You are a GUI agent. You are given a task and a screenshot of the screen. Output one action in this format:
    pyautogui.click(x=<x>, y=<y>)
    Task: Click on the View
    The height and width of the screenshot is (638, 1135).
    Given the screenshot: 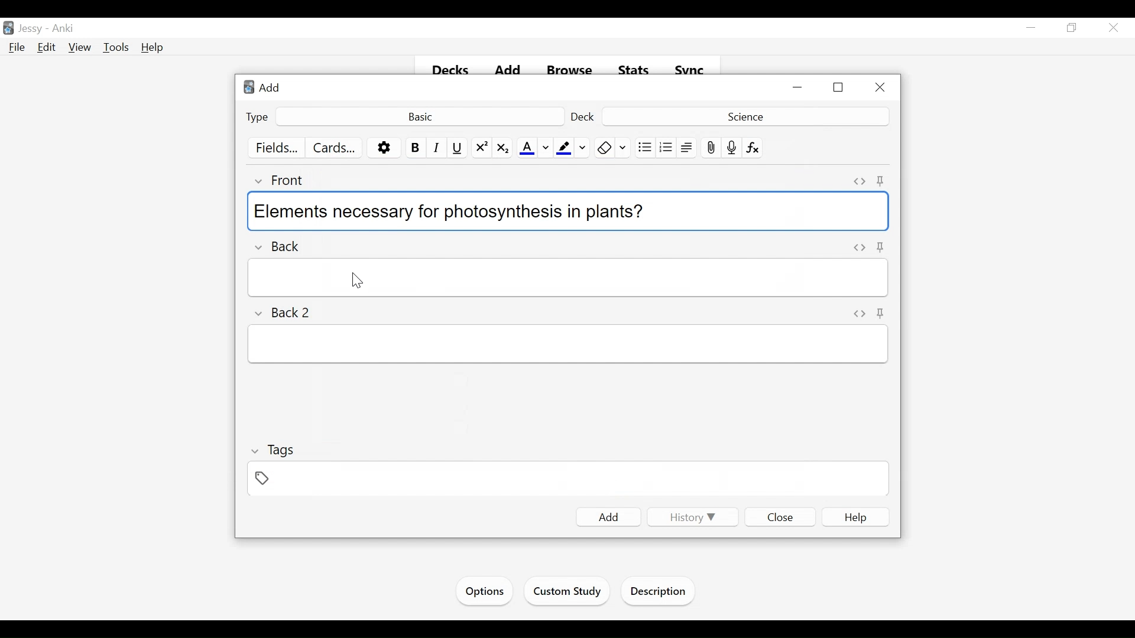 What is the action you would take?
    pyautogui.click(x=80, y=48)
    